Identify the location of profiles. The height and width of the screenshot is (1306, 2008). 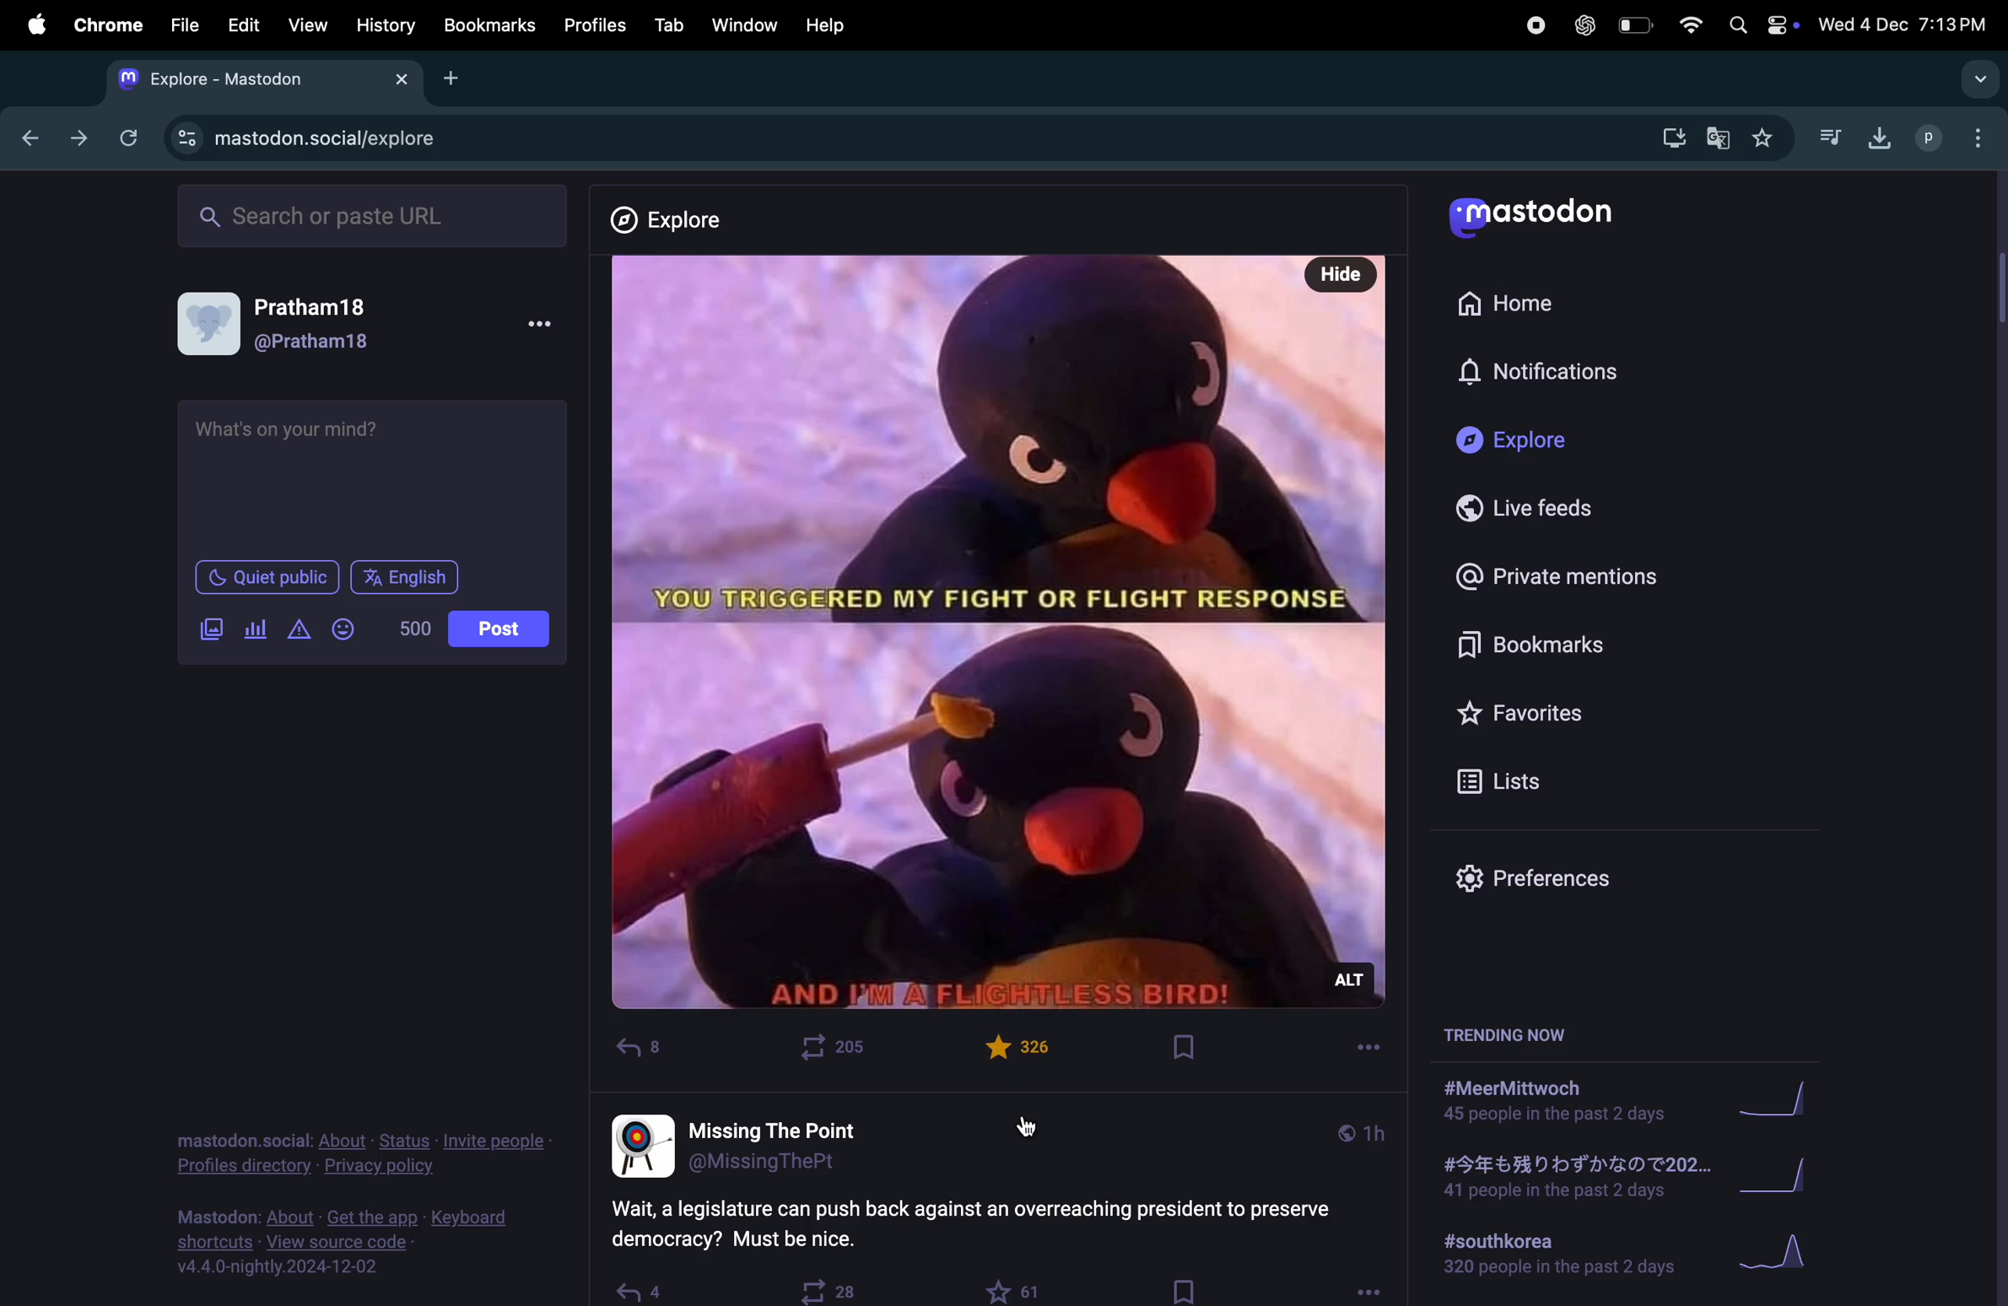
(598, 27).